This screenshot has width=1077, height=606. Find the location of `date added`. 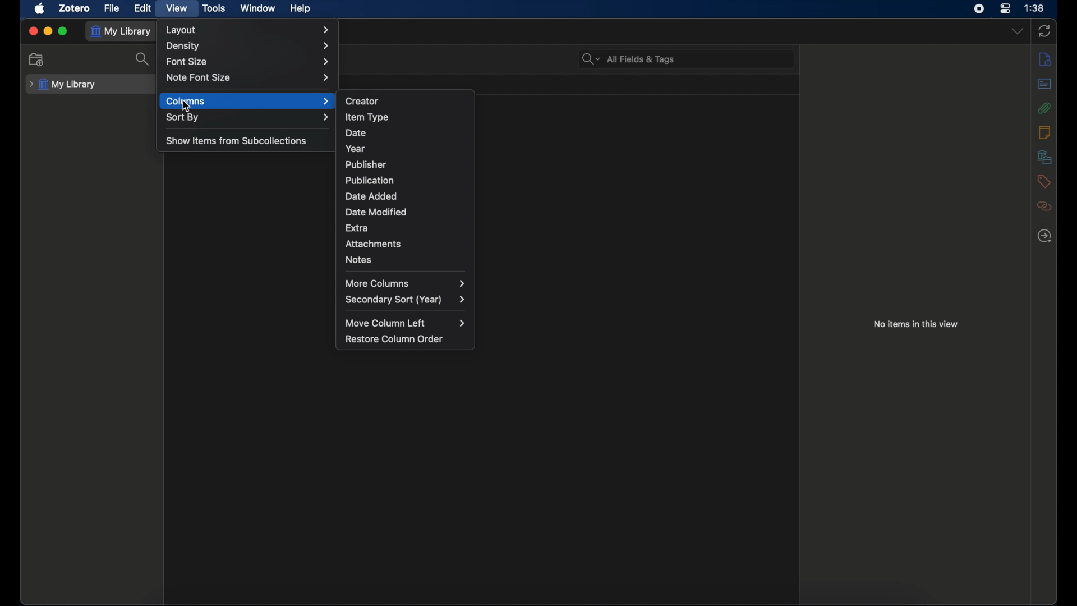

date added is located at coordinates (370, 196).